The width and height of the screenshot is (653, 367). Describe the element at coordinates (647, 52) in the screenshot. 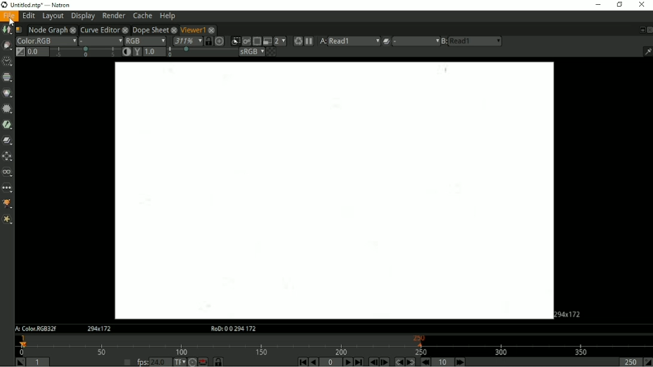

I see `Show/hide information bar` at that location.